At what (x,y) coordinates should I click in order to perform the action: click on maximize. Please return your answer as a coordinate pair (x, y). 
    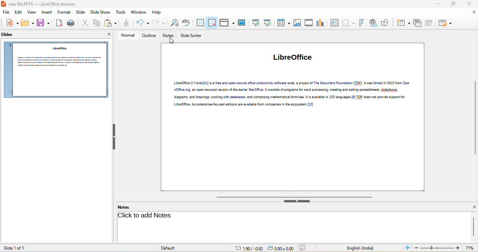
    Looking at the image, I should click on (452, 4).